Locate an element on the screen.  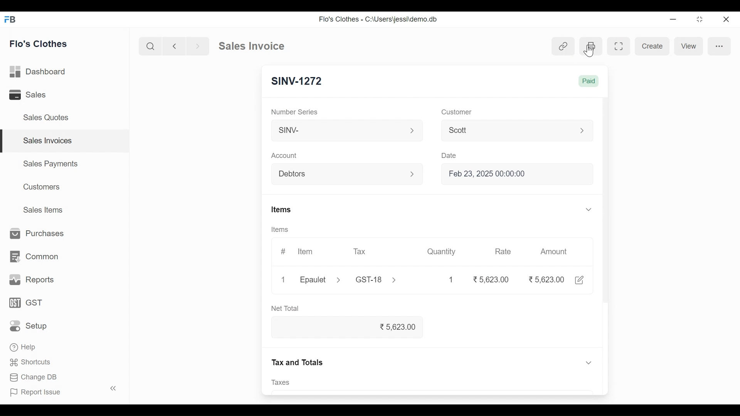
Expand is located at coordinates (587, 209).